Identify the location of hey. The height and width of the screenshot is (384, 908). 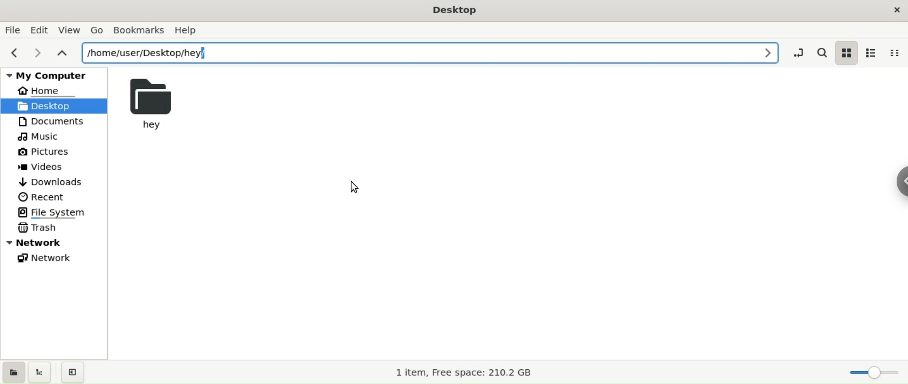
(160, 103).